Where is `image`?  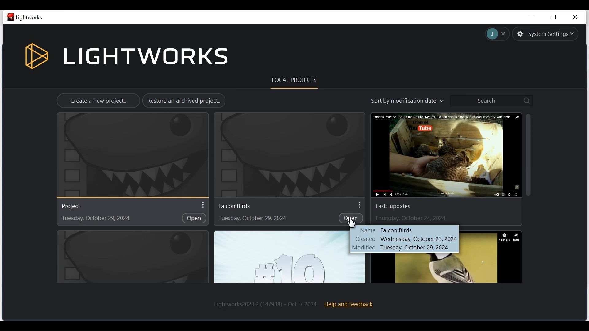 image is located at coordinates (287, 154).